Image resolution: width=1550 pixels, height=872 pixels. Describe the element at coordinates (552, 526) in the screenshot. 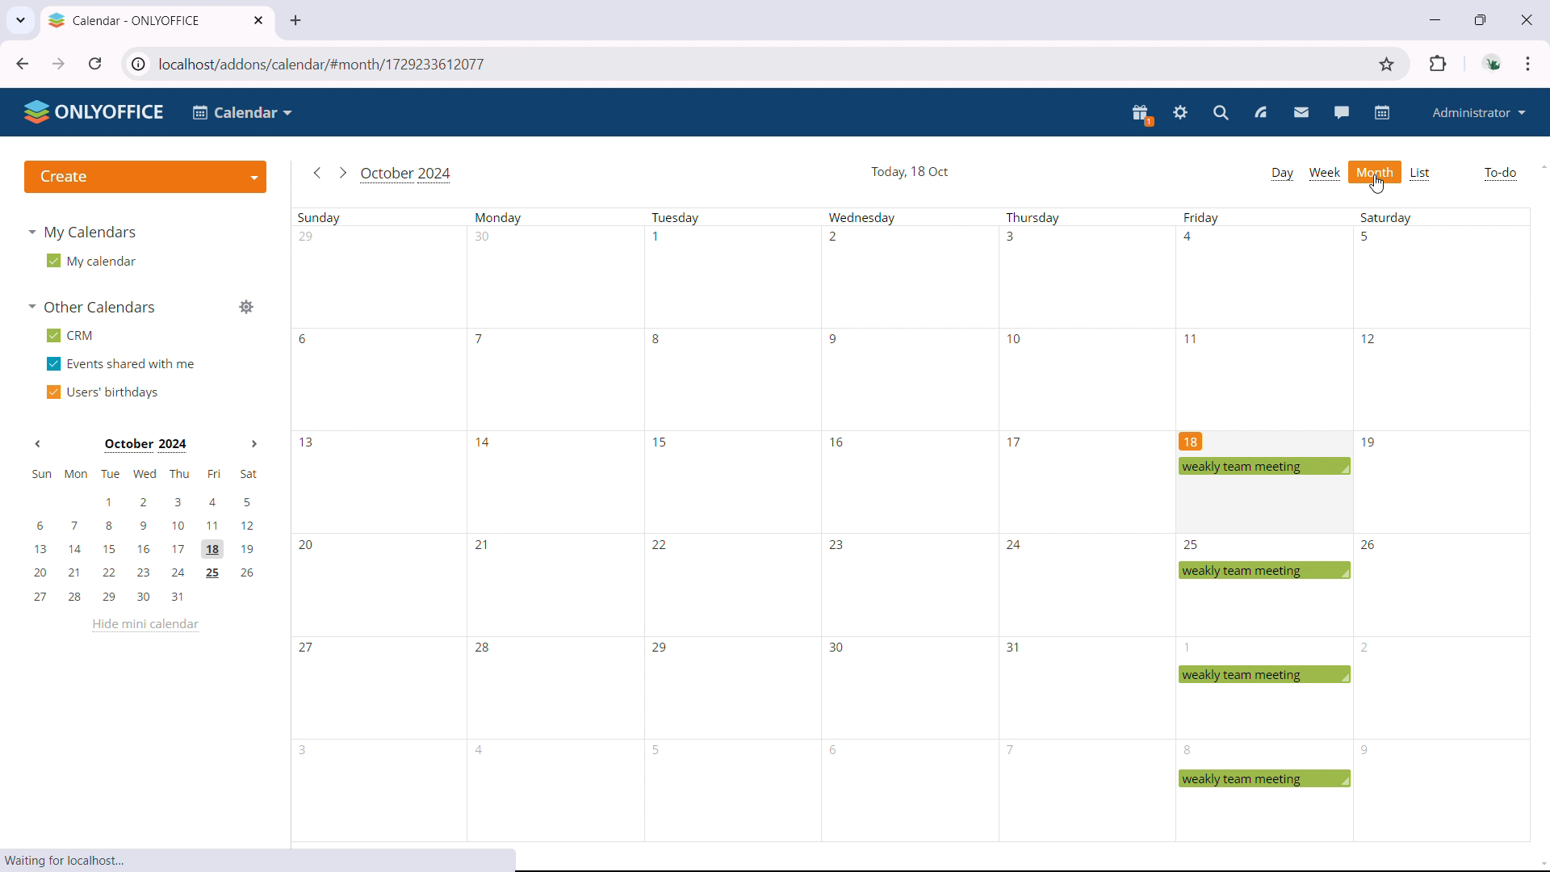

I see `monday` at that location.